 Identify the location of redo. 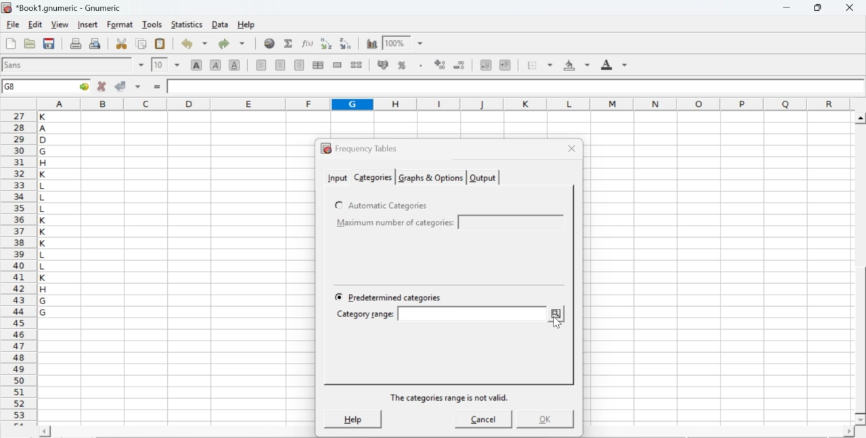
(231, 43).